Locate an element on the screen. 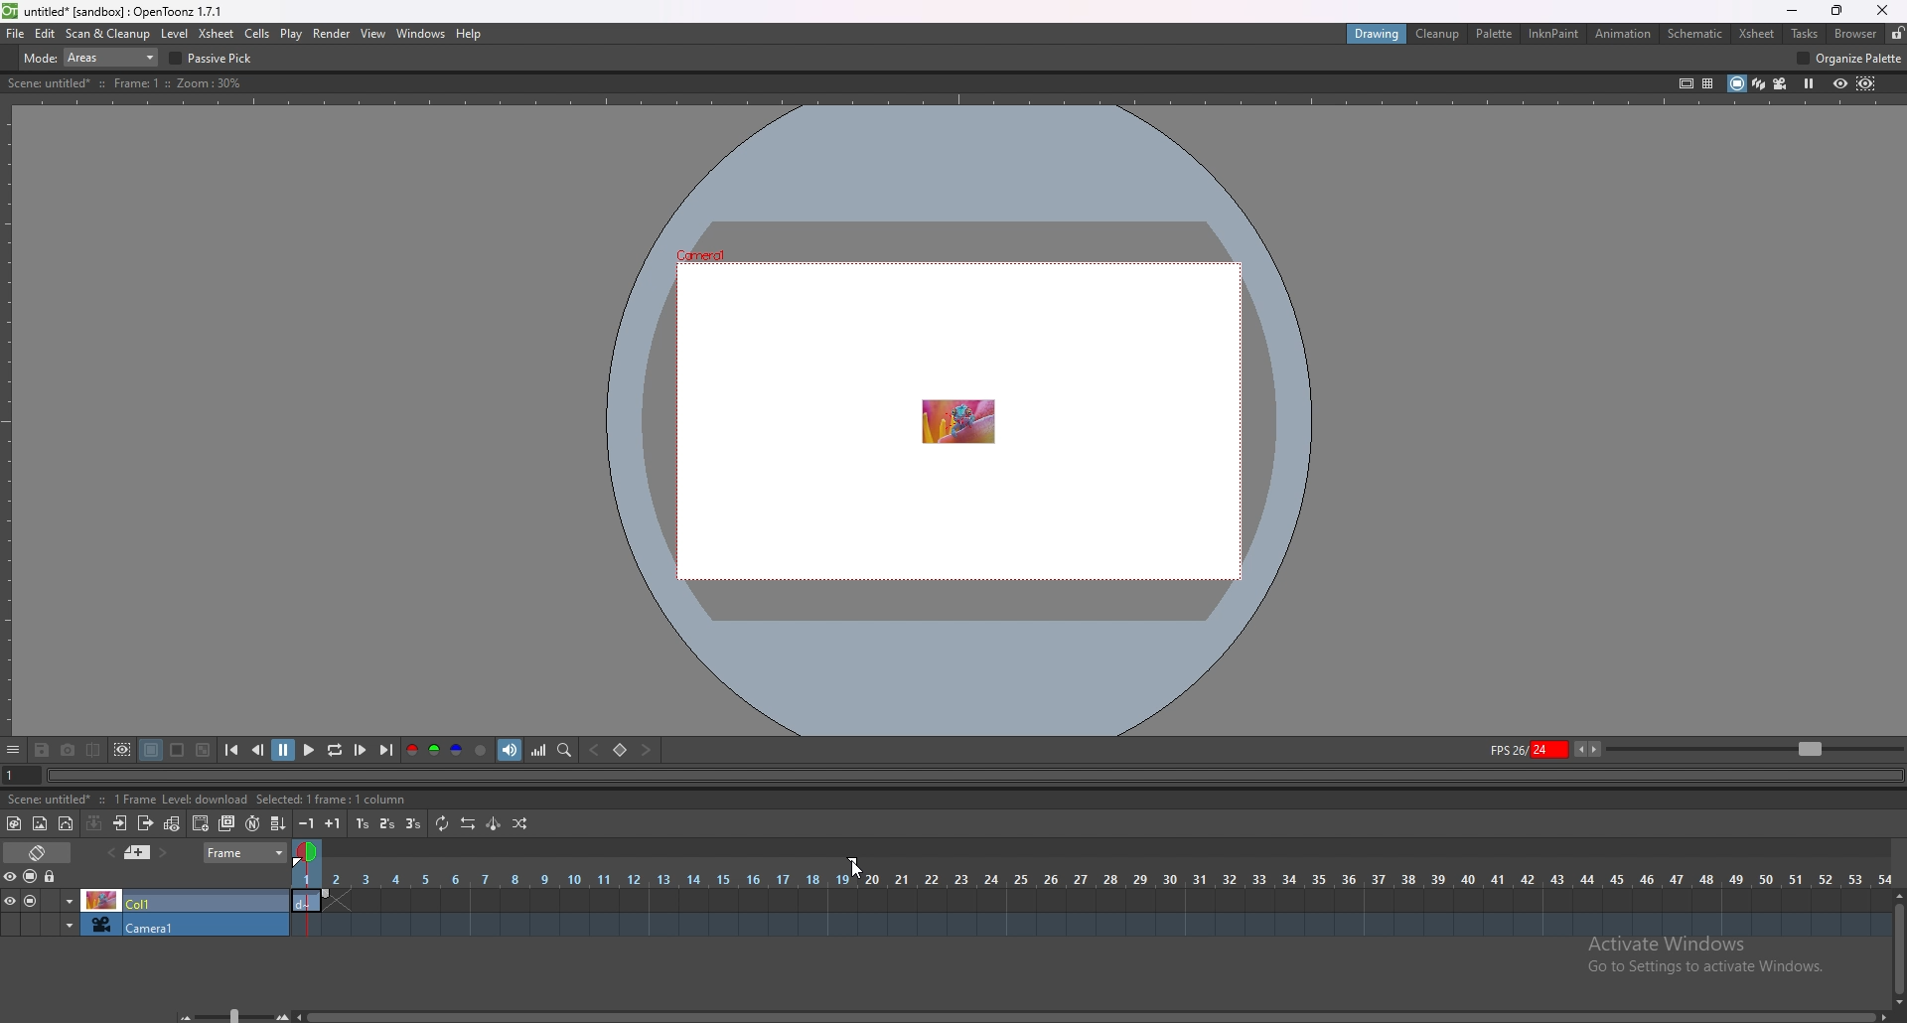  freeze is located at coordinates (1810, 84).